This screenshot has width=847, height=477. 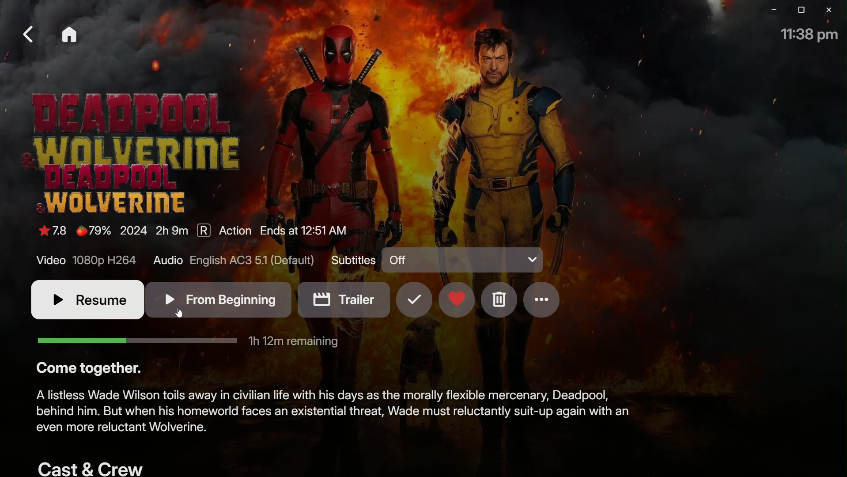 What do you see at coordinates (180, 314) in the screenshot?
I see `cursor` at bounding box center [180, 314].